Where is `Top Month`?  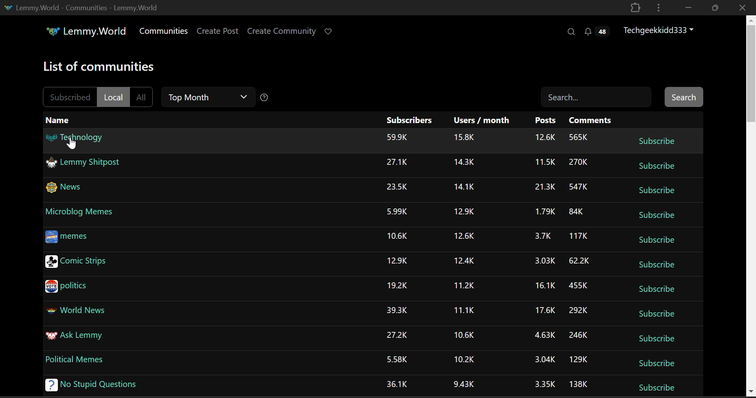 Top Month is located at coordinates (208, 97).